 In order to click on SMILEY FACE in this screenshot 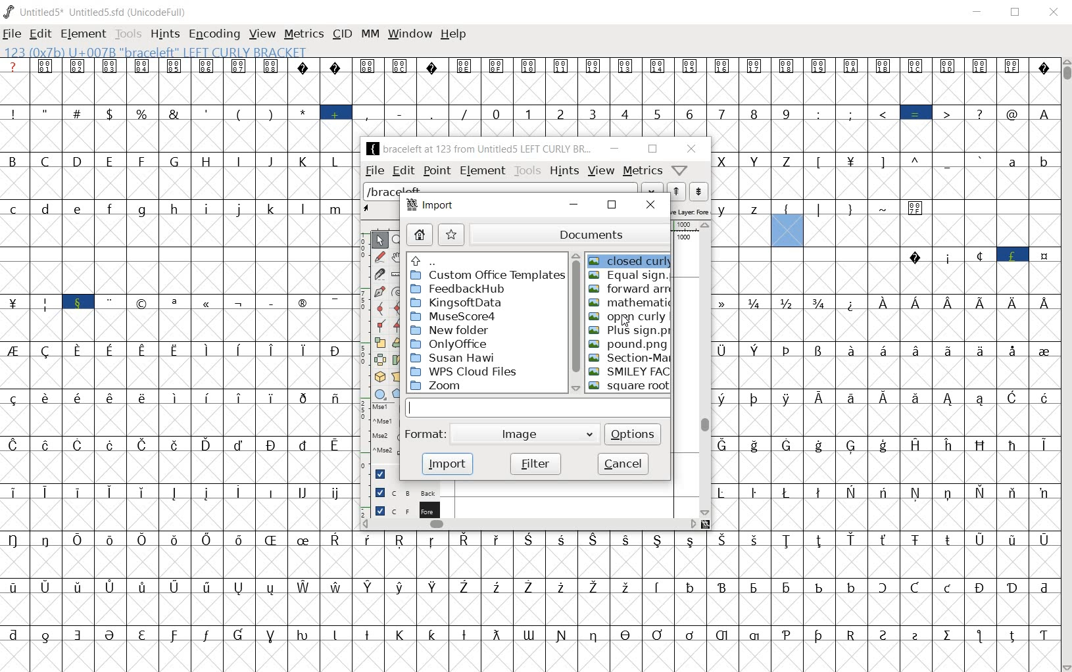, I will do `click(629, 371)`.